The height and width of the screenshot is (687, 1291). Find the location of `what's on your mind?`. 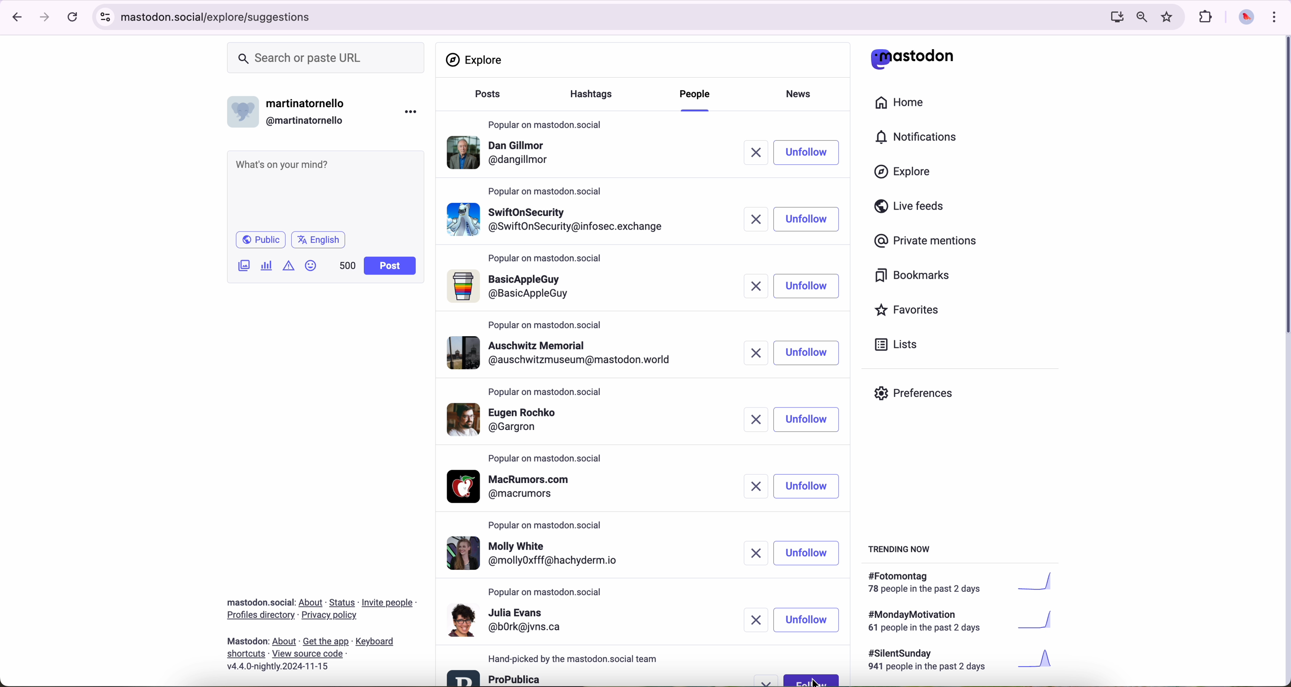

what's on your mind? is located at coordinates (324, 189).